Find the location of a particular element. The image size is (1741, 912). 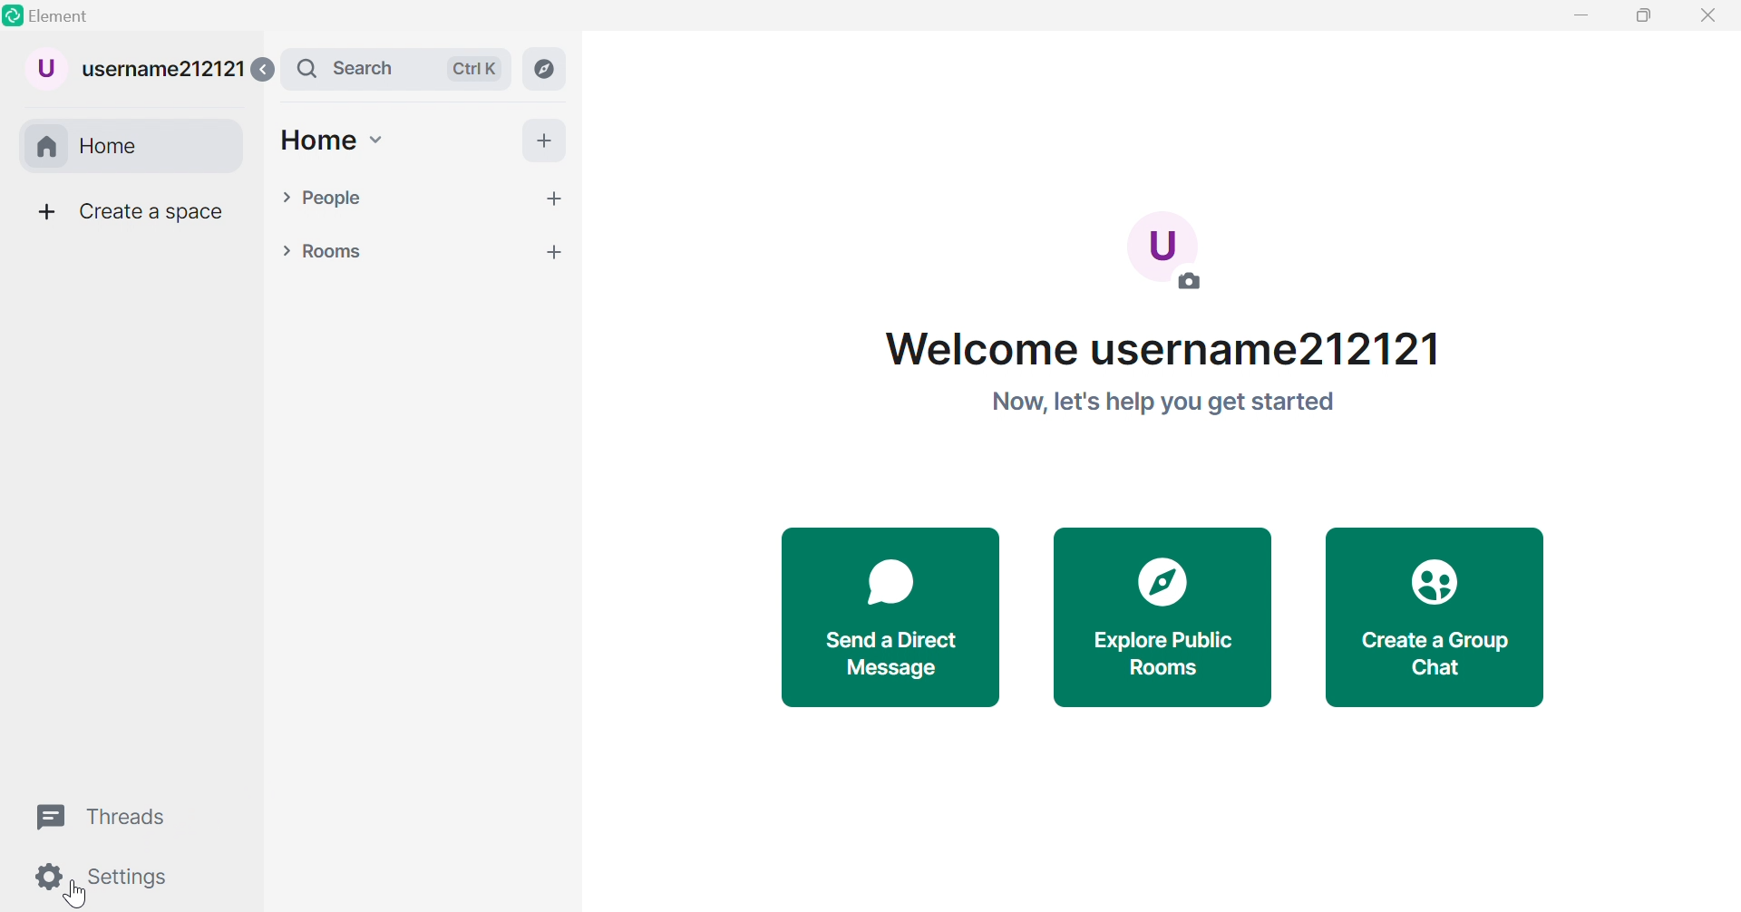

username212121 is located at coordinates (136, 71).